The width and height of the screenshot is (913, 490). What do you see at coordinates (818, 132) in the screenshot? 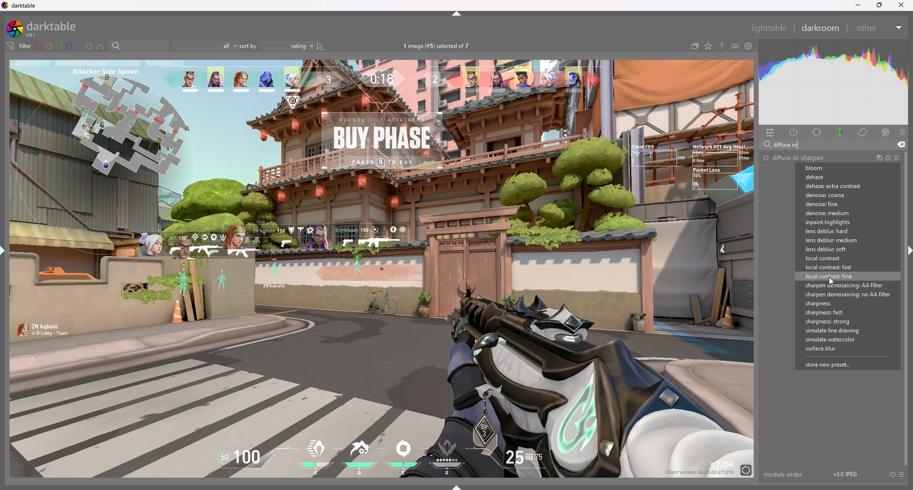
I see `base` at bounding box center [818, 132].